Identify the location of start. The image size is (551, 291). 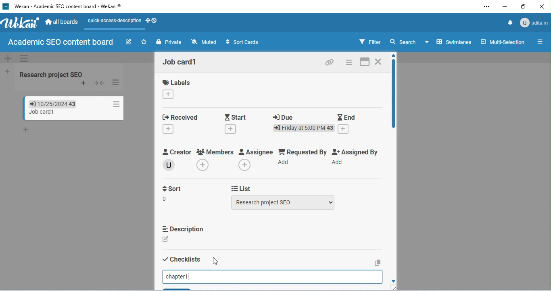
(237, 116).